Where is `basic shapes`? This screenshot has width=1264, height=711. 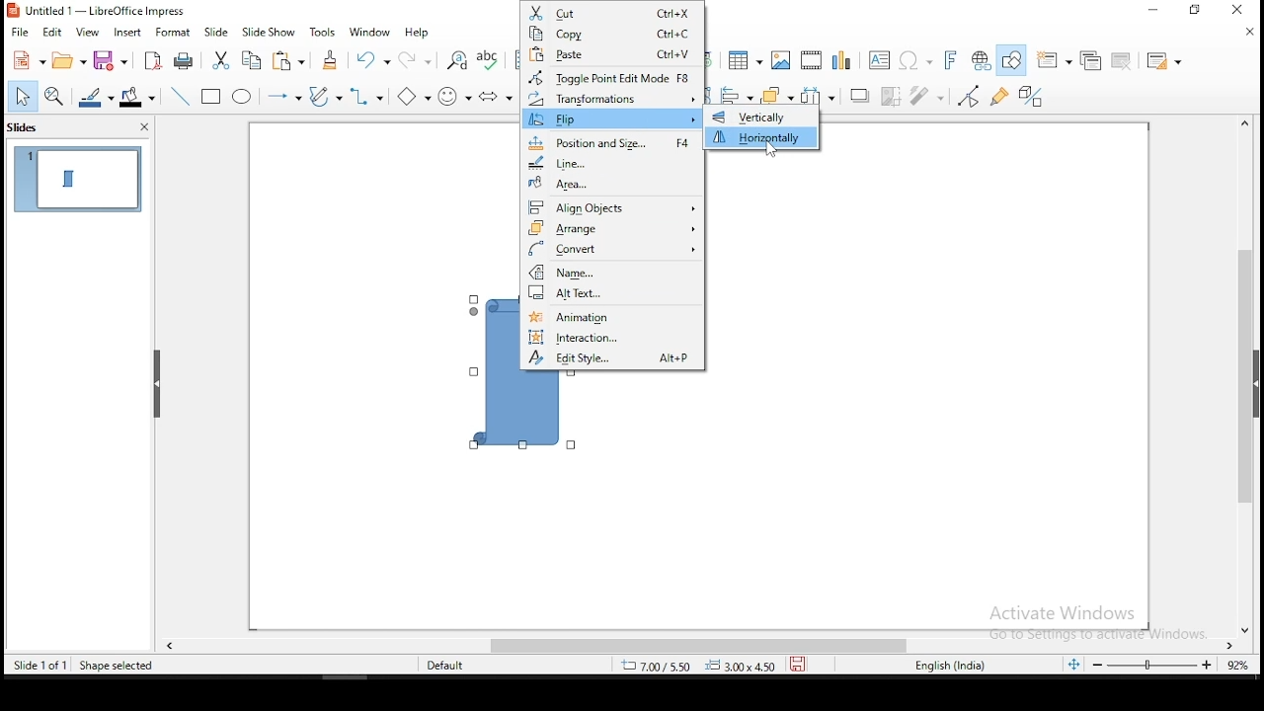 basic shapes is located at coordinates (415, 97).